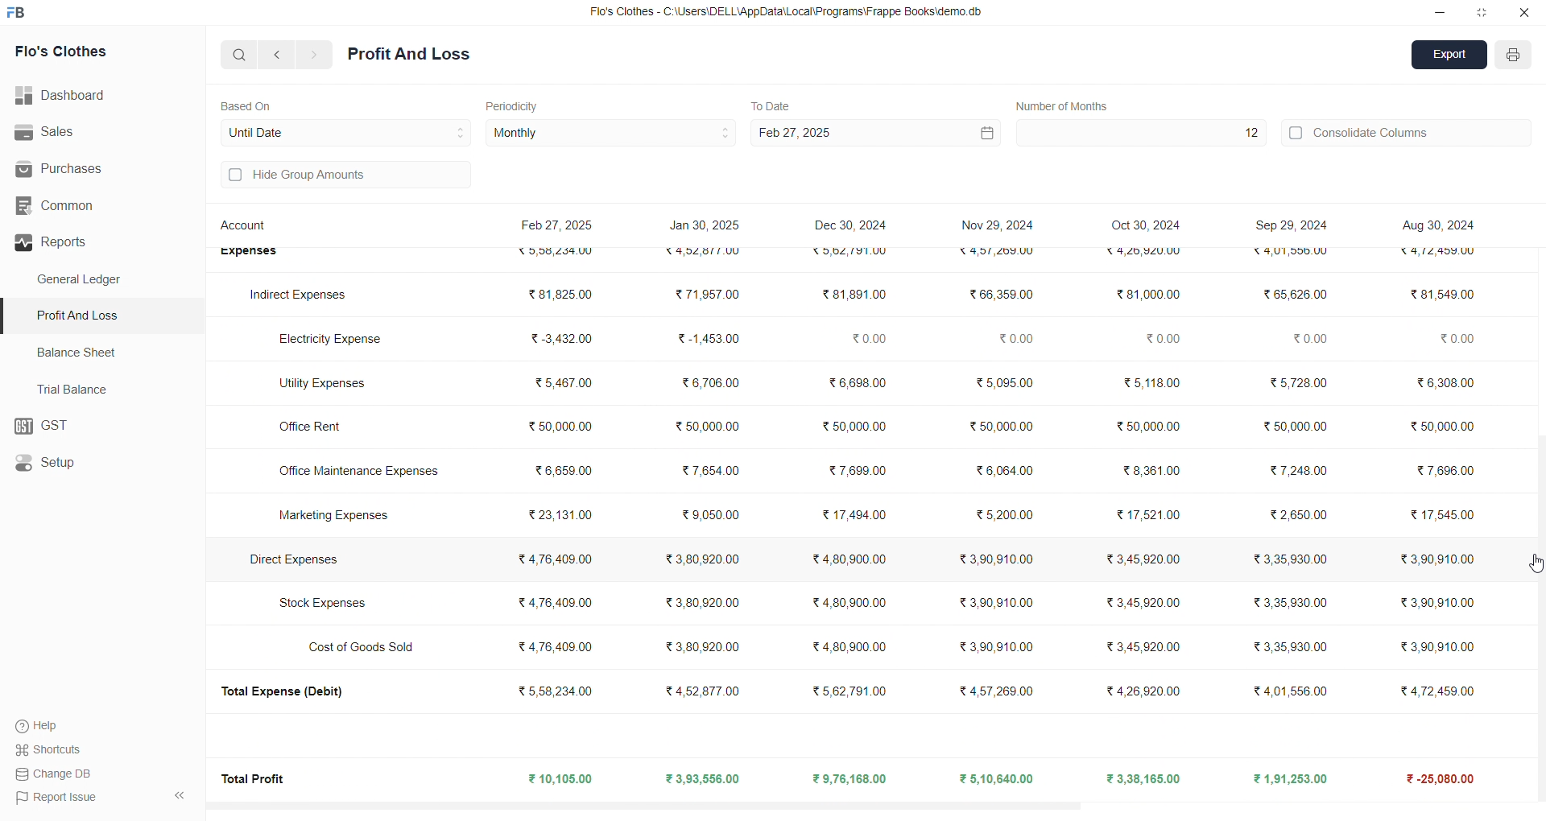  I want to click on ₹4,52,877.00, so click(709, 692).